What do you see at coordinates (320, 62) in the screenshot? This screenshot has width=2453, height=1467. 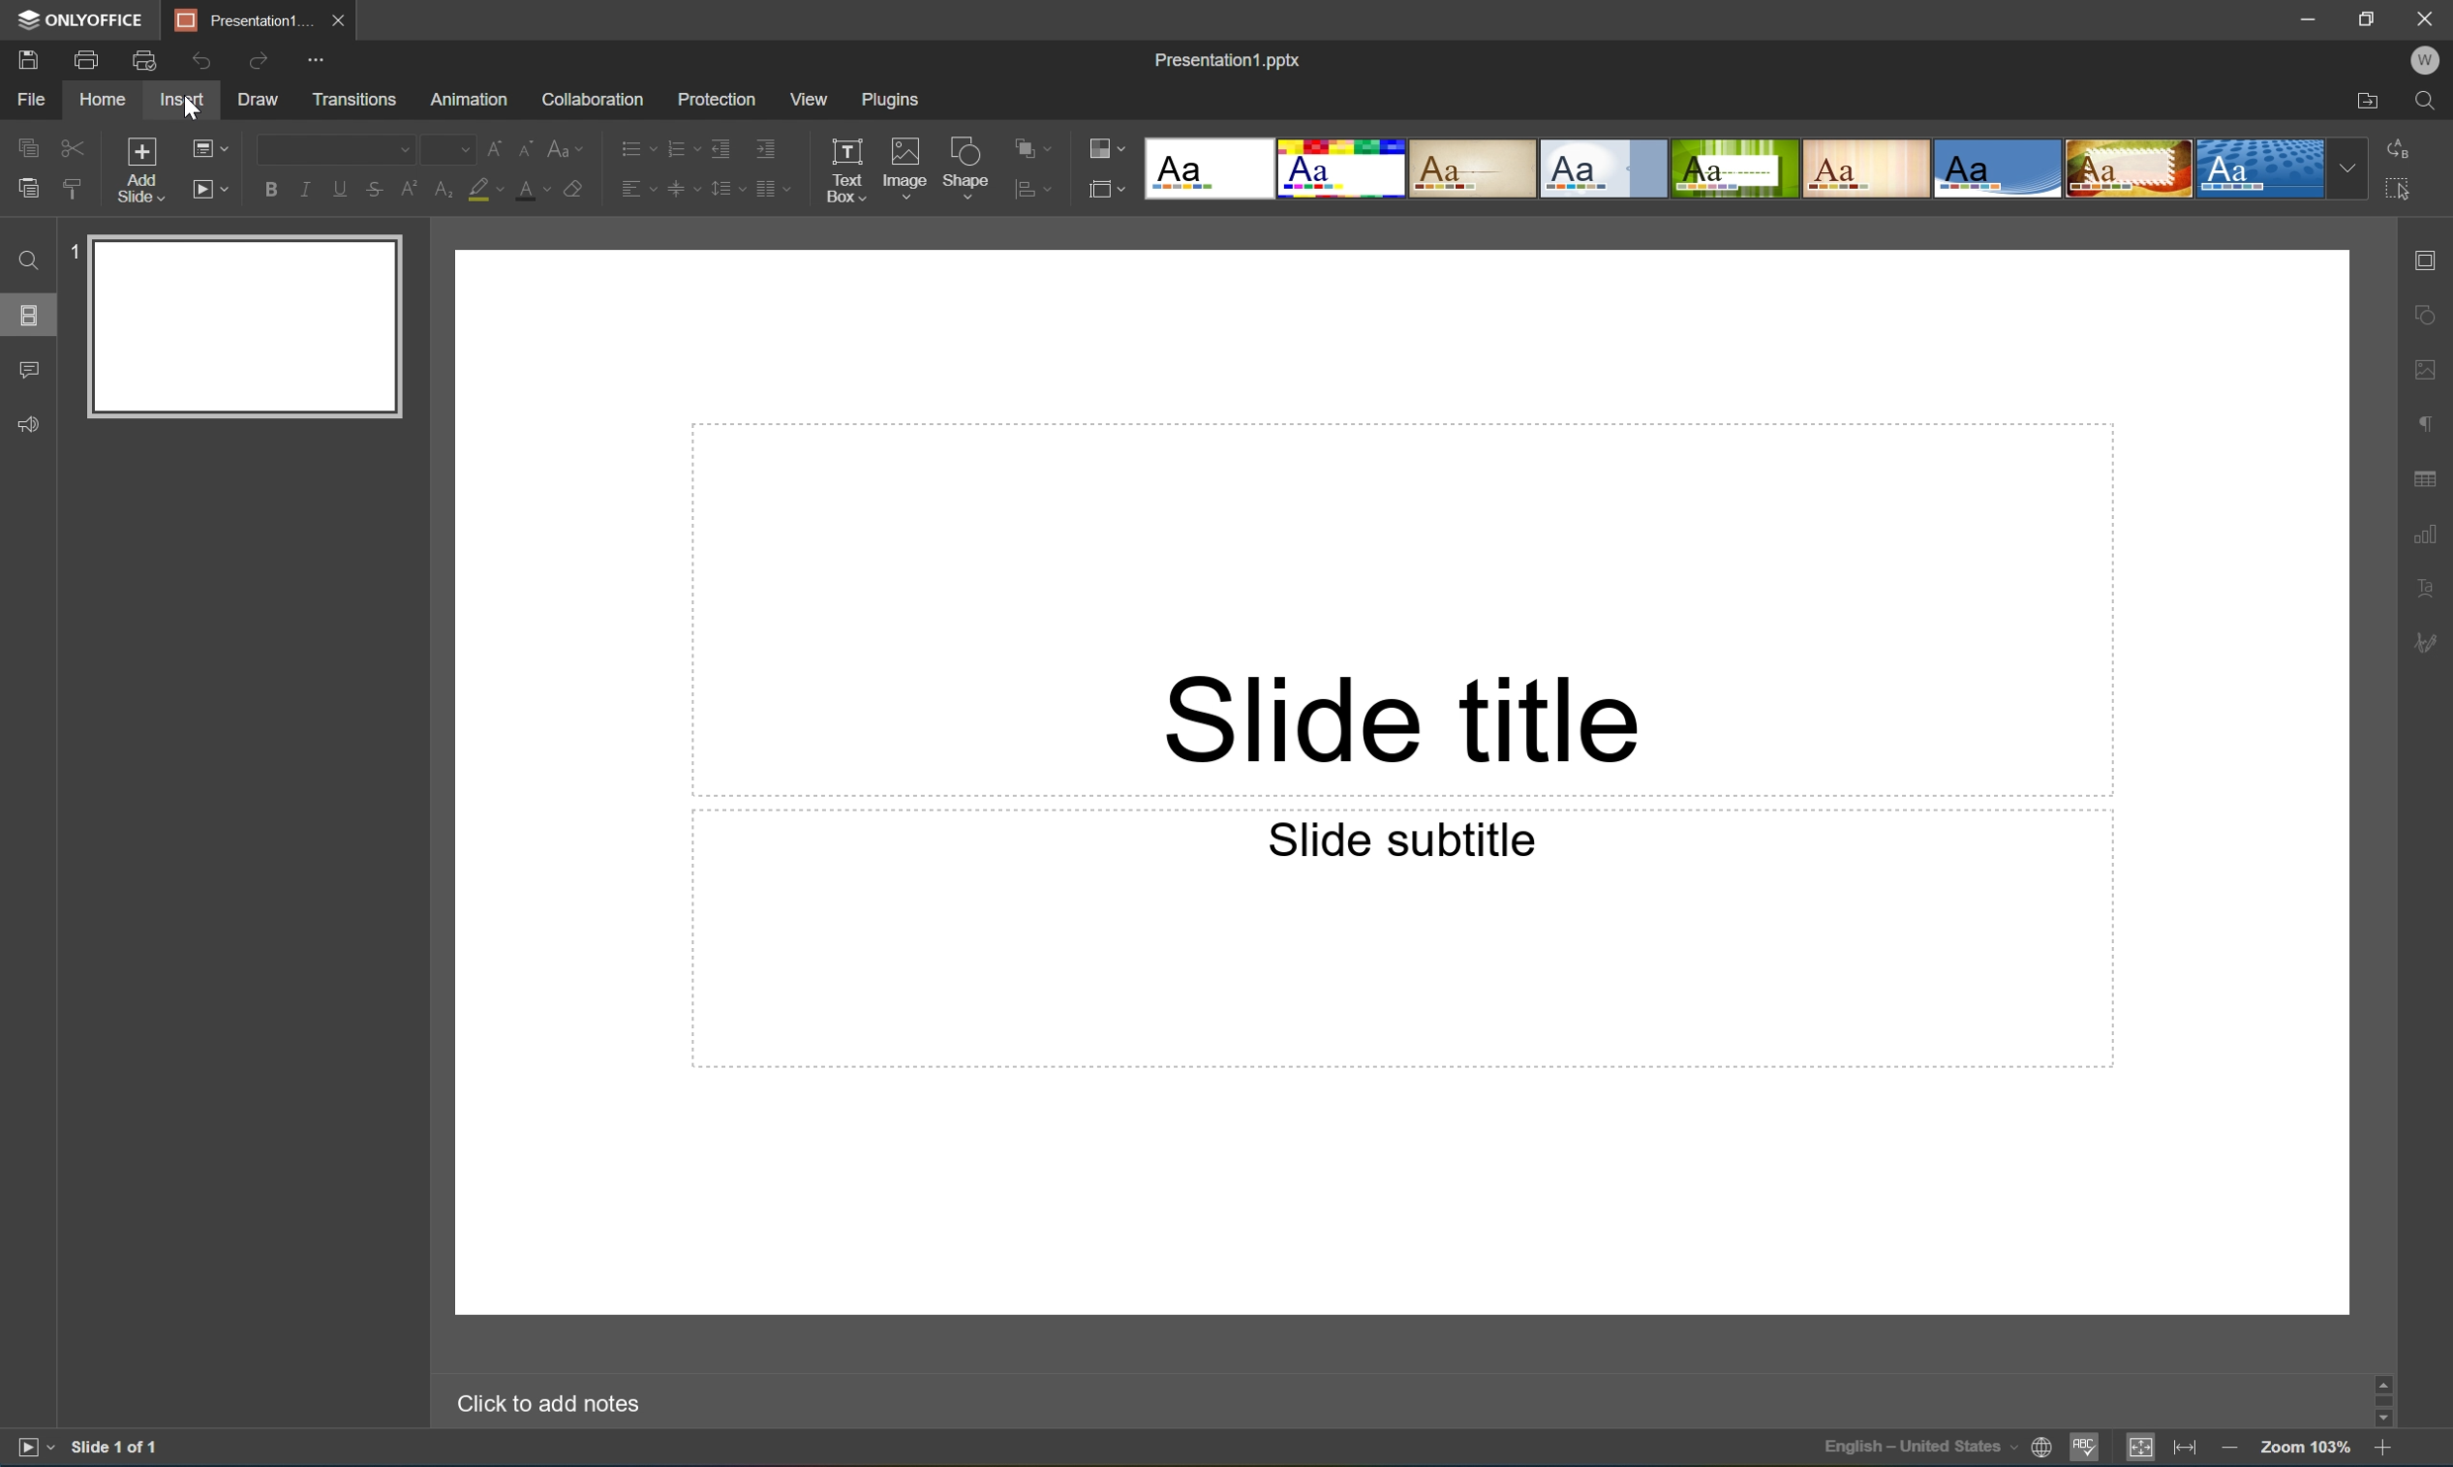 I see `Customize quick access toolbar` at bounding box center [320, 62].